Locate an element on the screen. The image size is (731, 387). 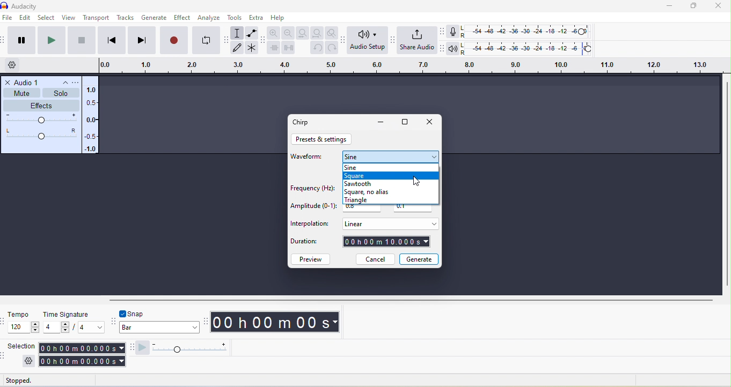
amplitude is located at coordinates (92, 120).